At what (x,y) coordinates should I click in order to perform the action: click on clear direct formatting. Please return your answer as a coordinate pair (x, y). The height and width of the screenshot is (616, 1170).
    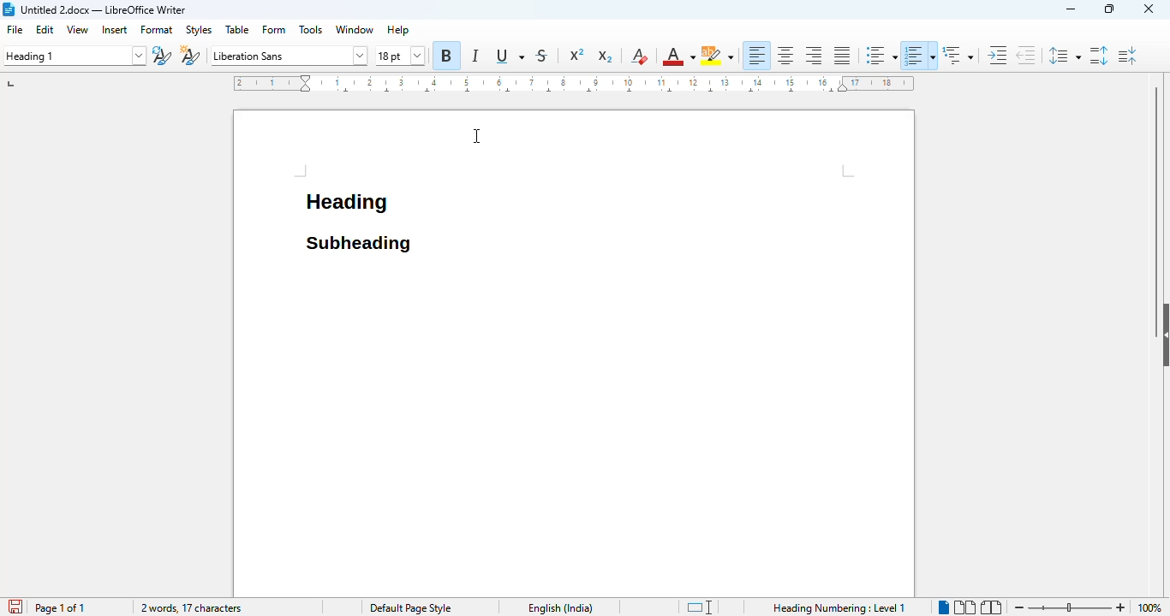
    Looking at the image, I should click on (638, 56).